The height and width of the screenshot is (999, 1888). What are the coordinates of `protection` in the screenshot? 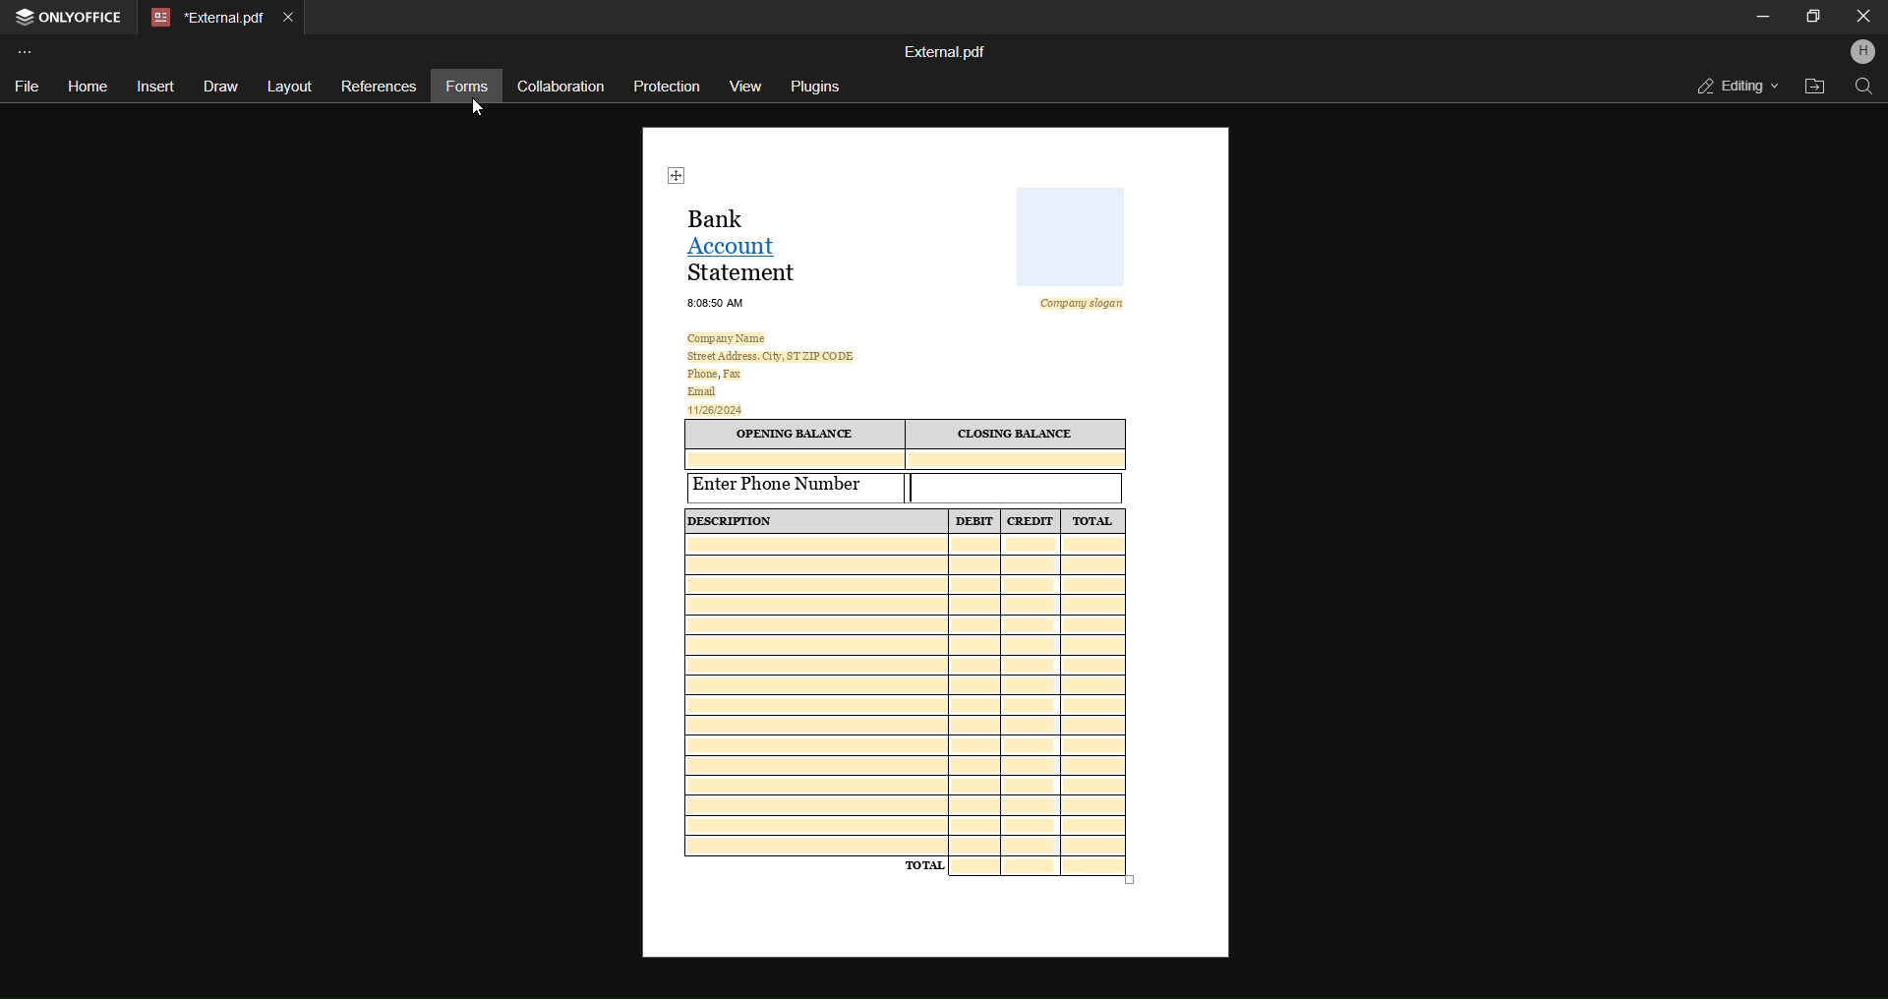 It's located at (664, 88).